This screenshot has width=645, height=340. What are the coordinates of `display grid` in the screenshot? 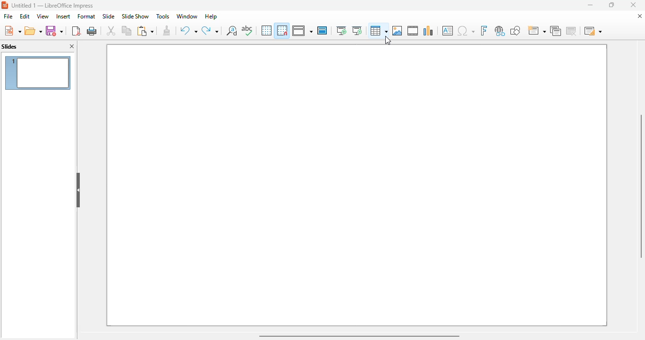 It's located at (266, 30).